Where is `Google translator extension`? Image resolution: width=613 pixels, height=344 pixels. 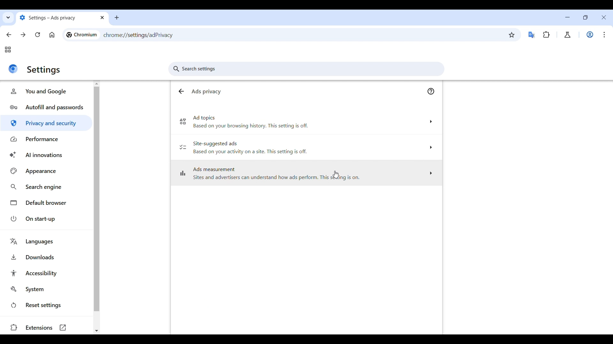
Google translator extension is located at coordinates (532, 35).